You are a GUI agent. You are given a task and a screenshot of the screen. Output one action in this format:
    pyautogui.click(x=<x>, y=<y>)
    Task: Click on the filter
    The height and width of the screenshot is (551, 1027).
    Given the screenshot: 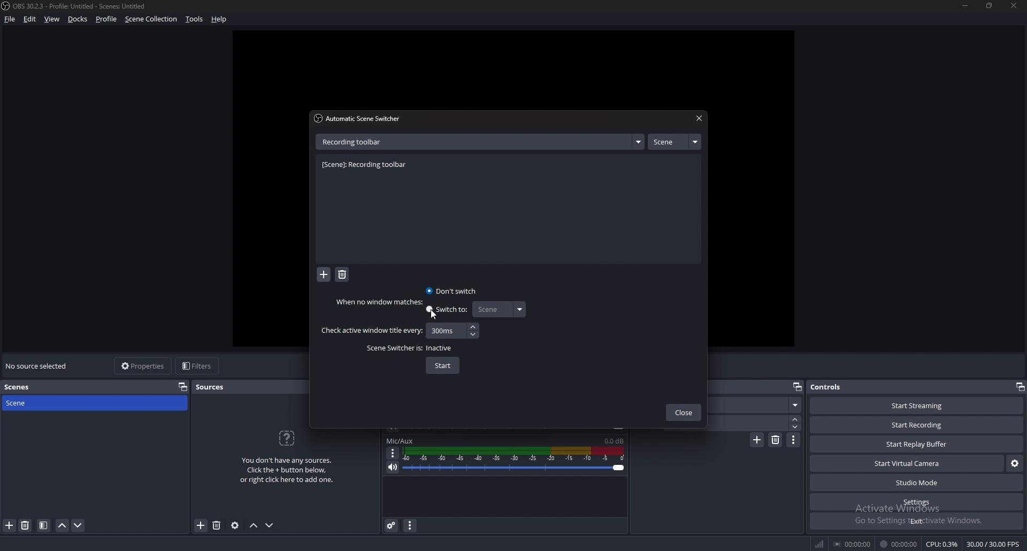 What is the action you would take?
    pyautogui.click(x=44, y=525)
    